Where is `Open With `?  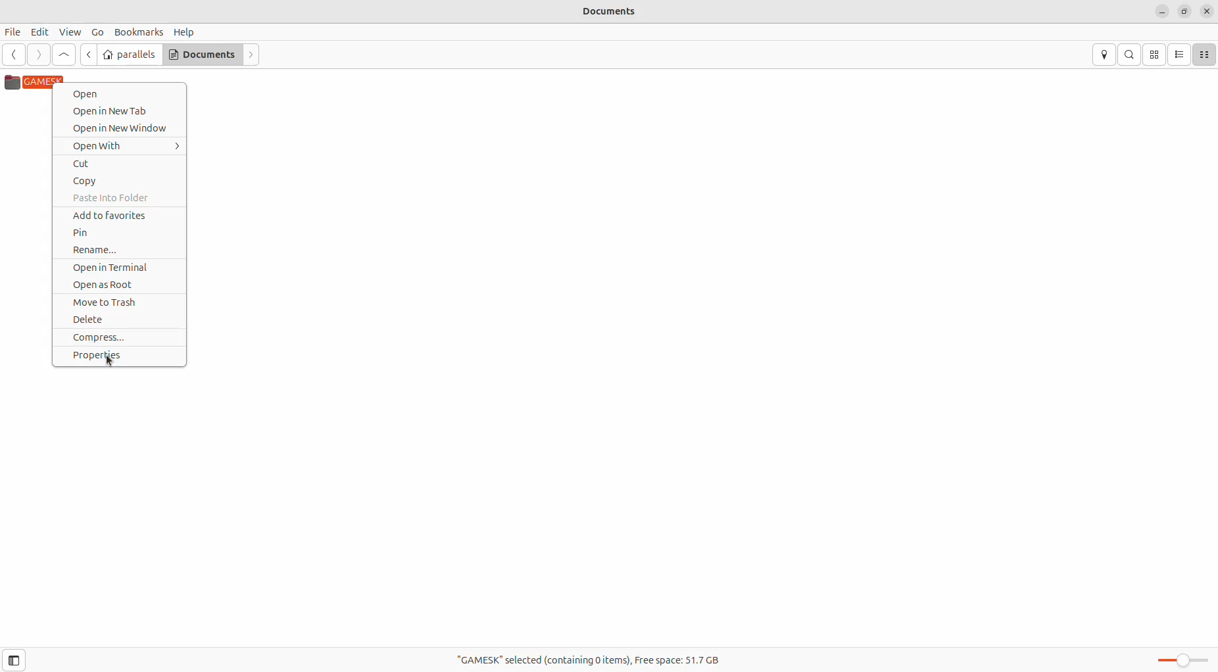 Open With  is located at coordinates (120, 146).